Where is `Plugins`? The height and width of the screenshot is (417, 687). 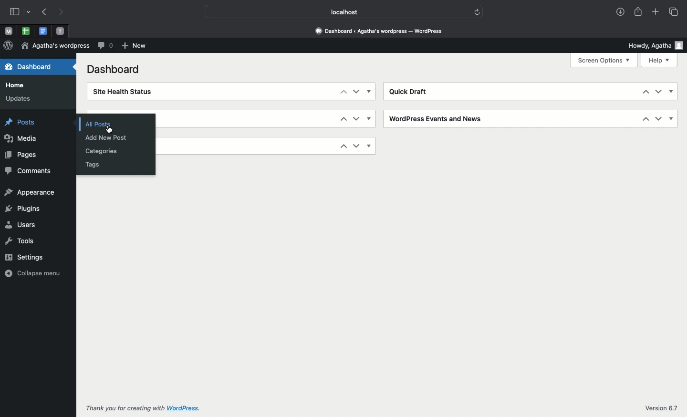
Plugins is located at coordinates (23, 207).